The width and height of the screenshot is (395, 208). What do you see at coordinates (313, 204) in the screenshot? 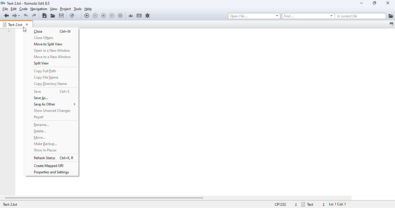
I see `file type` at bounding box center [313, 204].